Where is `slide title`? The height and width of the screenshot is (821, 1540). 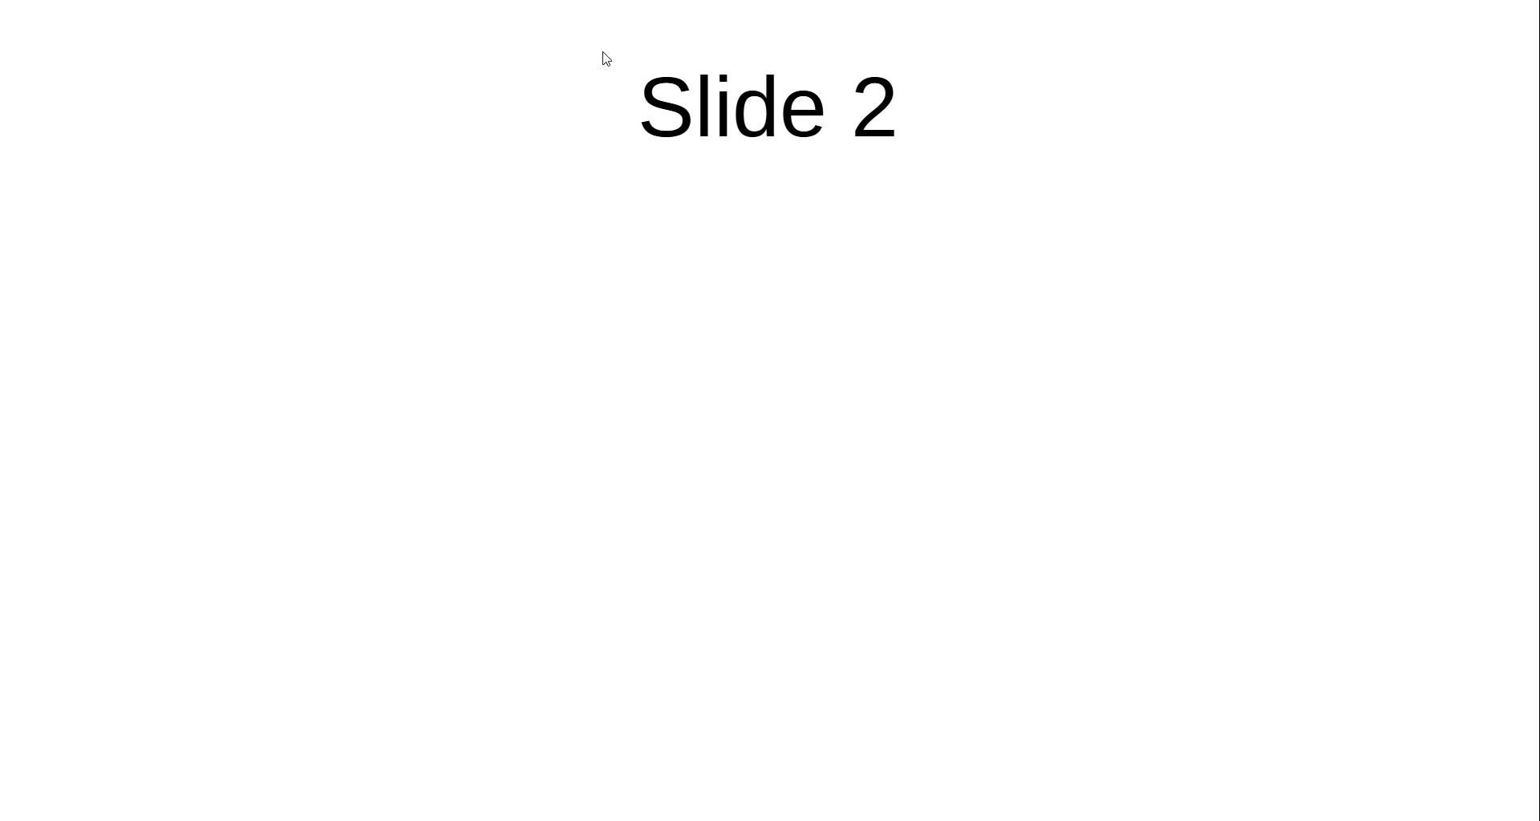
slide title is located at coordinates (768, 107).